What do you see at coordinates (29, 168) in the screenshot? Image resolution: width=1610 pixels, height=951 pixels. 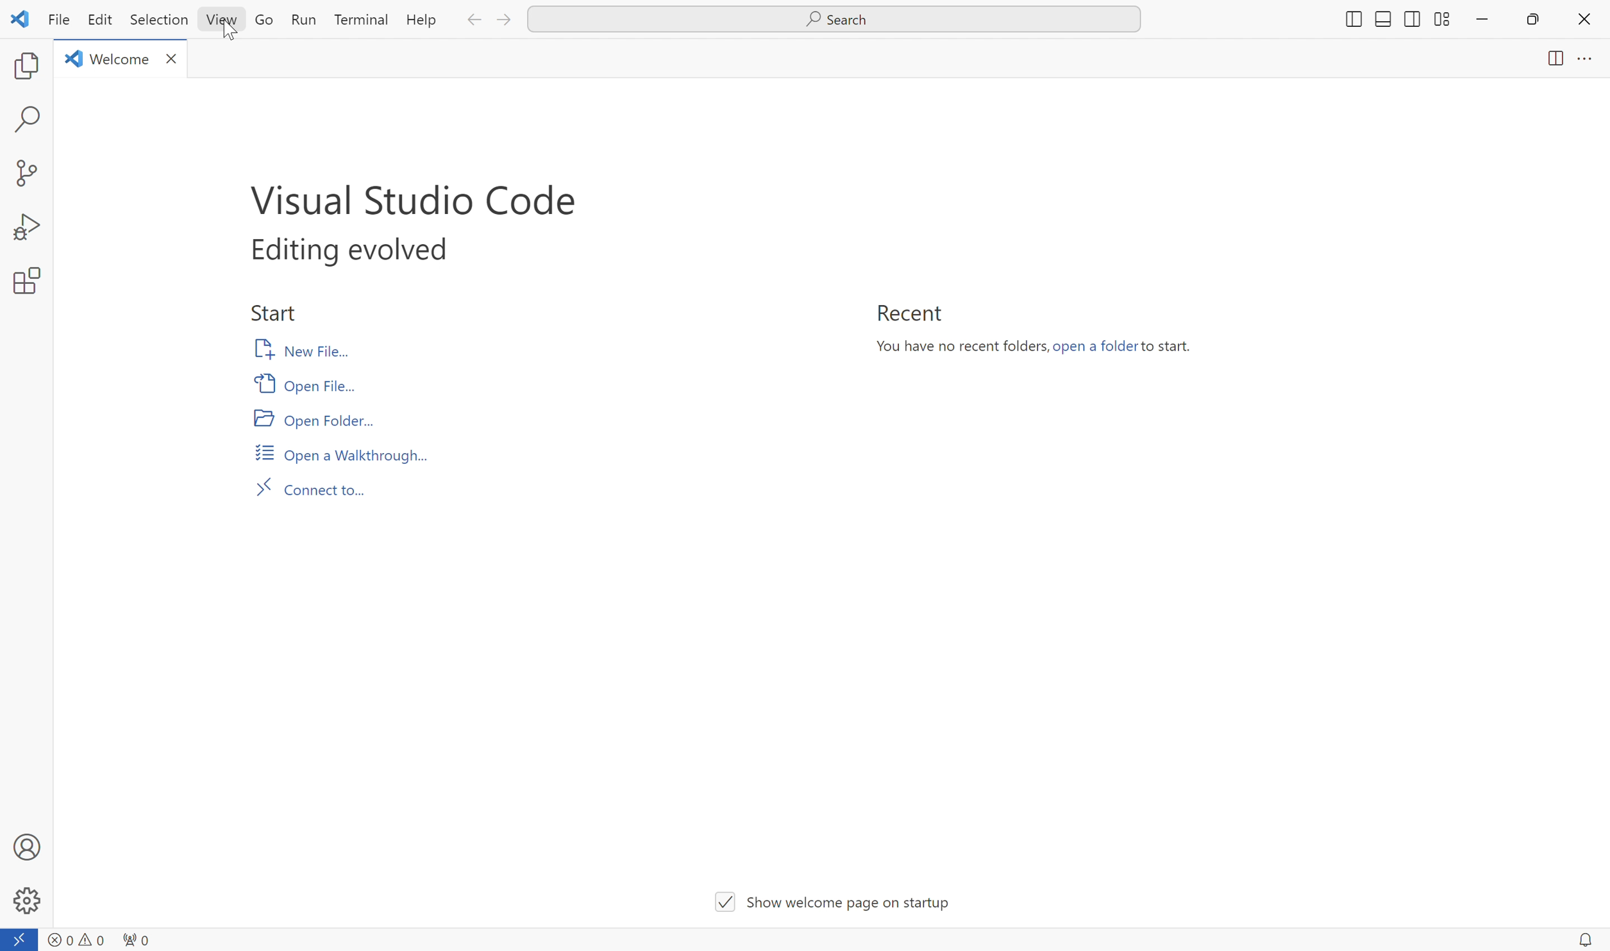 I see `new project` at bounding box center [29, 168].